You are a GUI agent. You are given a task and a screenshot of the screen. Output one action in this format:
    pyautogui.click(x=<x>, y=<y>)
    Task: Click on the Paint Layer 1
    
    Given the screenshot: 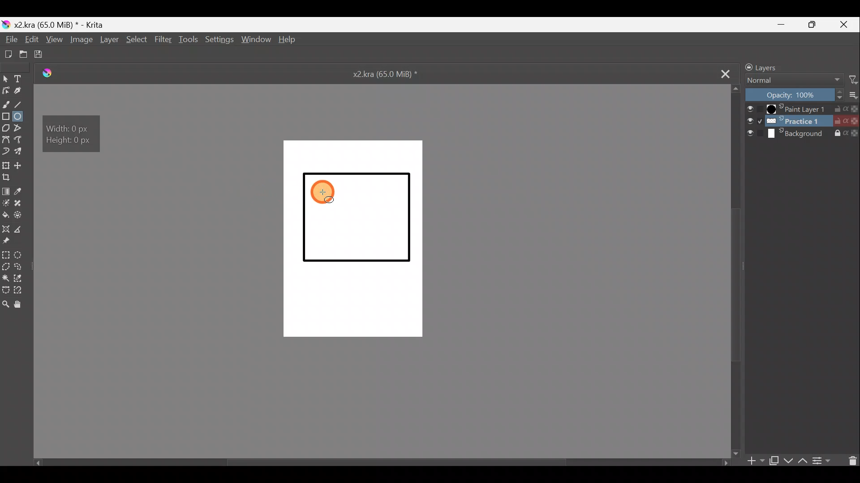 What is the action you would take?
    pyautogui.click(x=802, y=108)
    